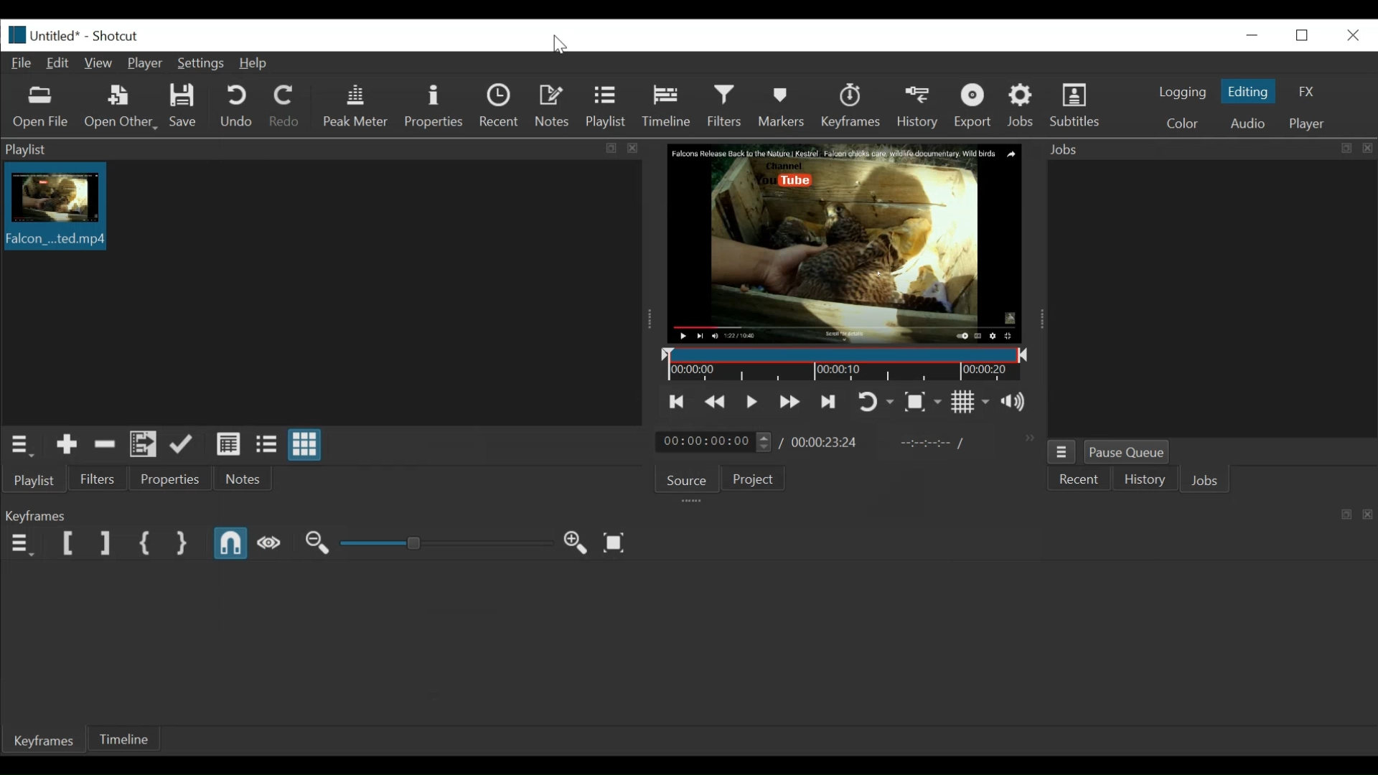 The width and height of the screenshot is (1378, 775). What do you see at coordinates (609, 108) in the screenshot?
I see `Playlist` at bounding box center [609, 108].